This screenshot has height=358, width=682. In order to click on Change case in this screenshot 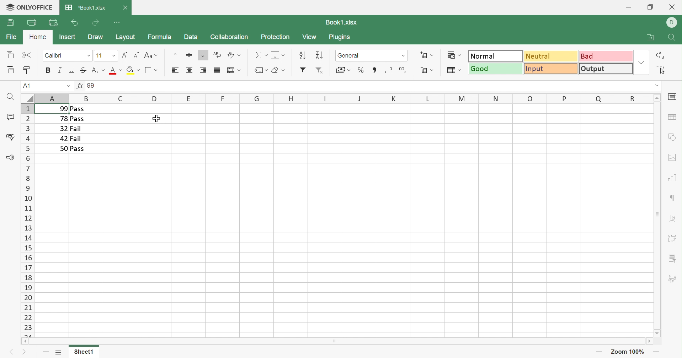, I will do `click(150, 56)`.